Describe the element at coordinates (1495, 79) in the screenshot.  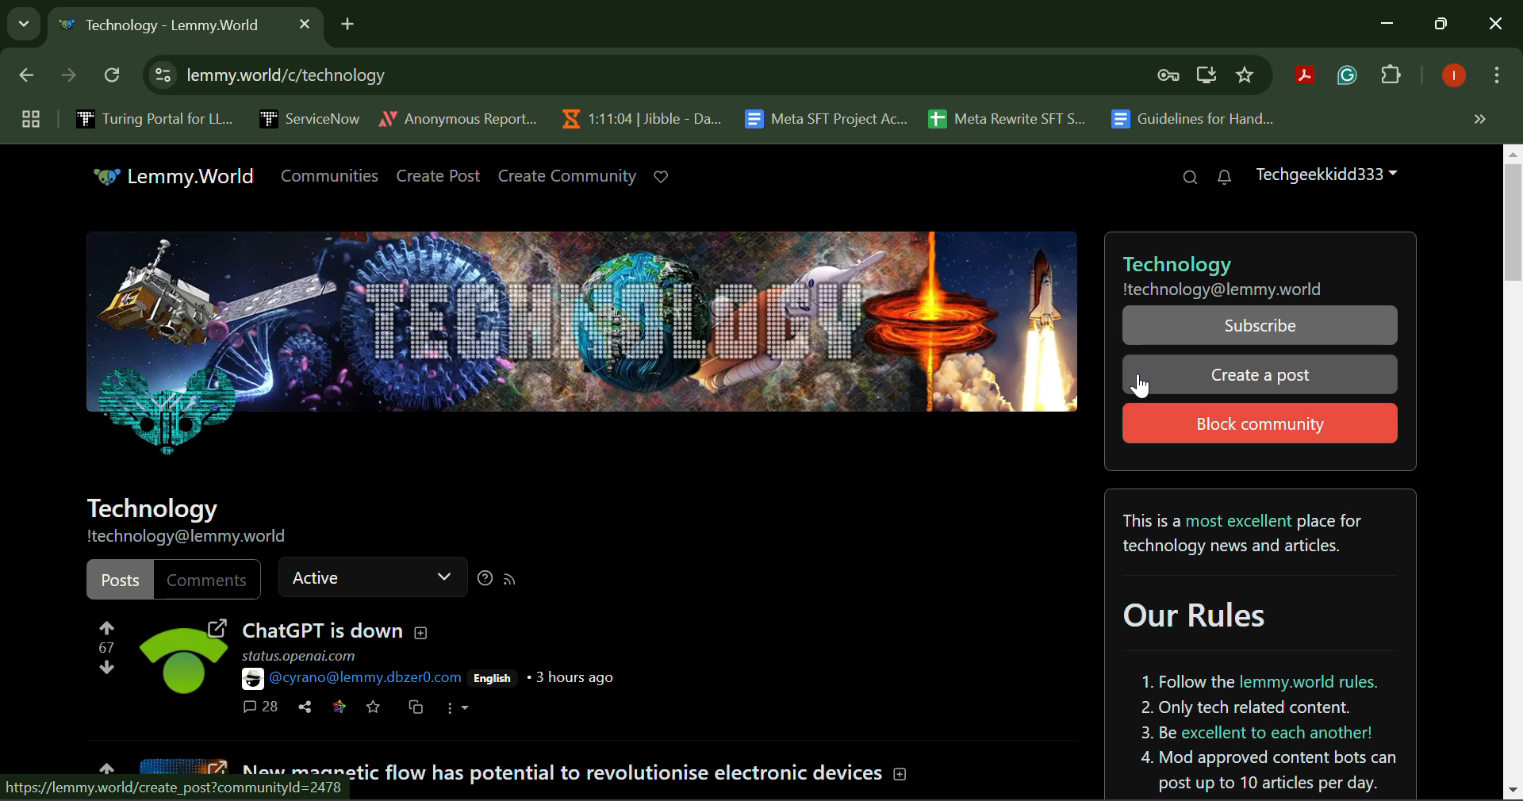
I see `More Options` at that location.